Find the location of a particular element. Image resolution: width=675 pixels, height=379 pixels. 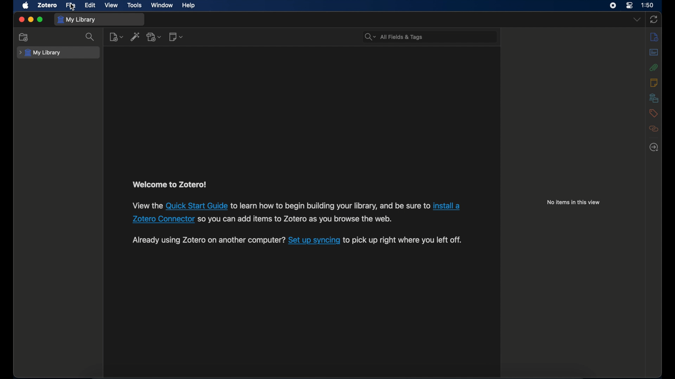

search is located at coordinates (90, 36).